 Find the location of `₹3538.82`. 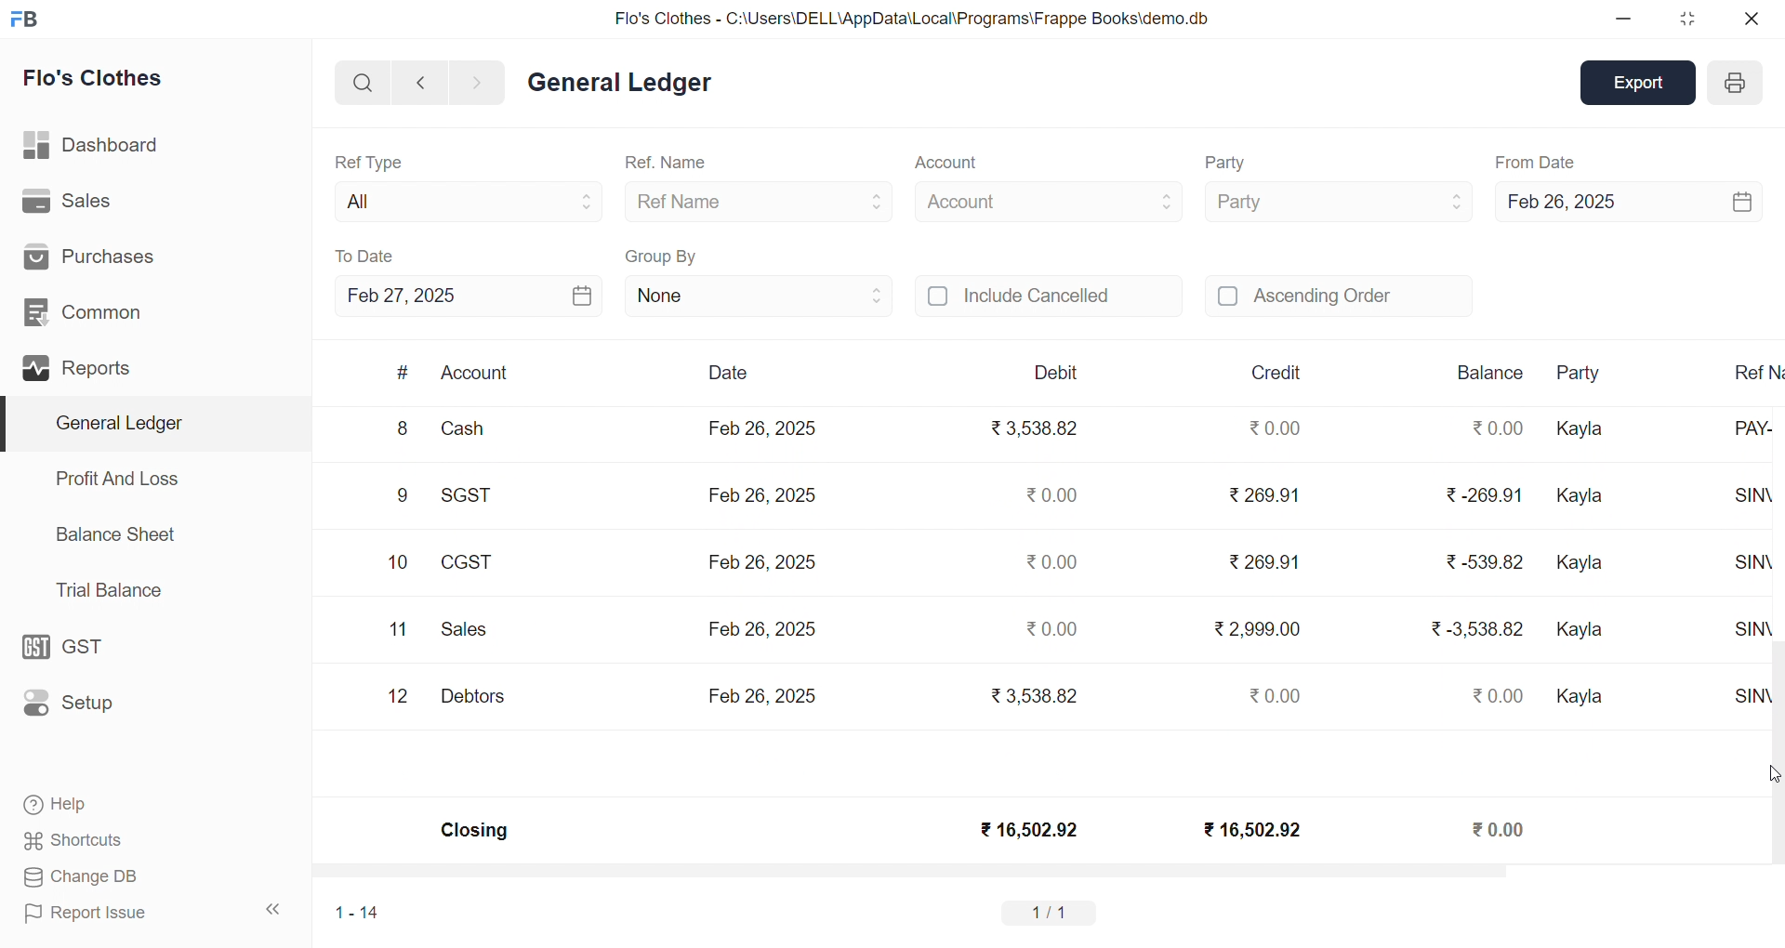

₹3538.82 is located at coordinates (1030, 693).